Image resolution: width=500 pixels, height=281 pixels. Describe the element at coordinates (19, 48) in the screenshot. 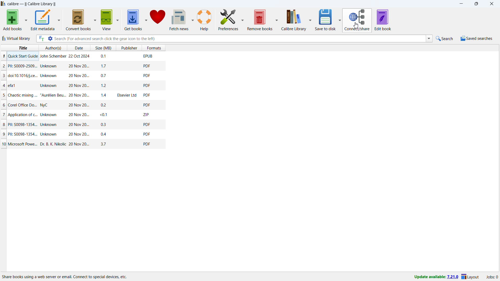

I see `sort by title` at that location.